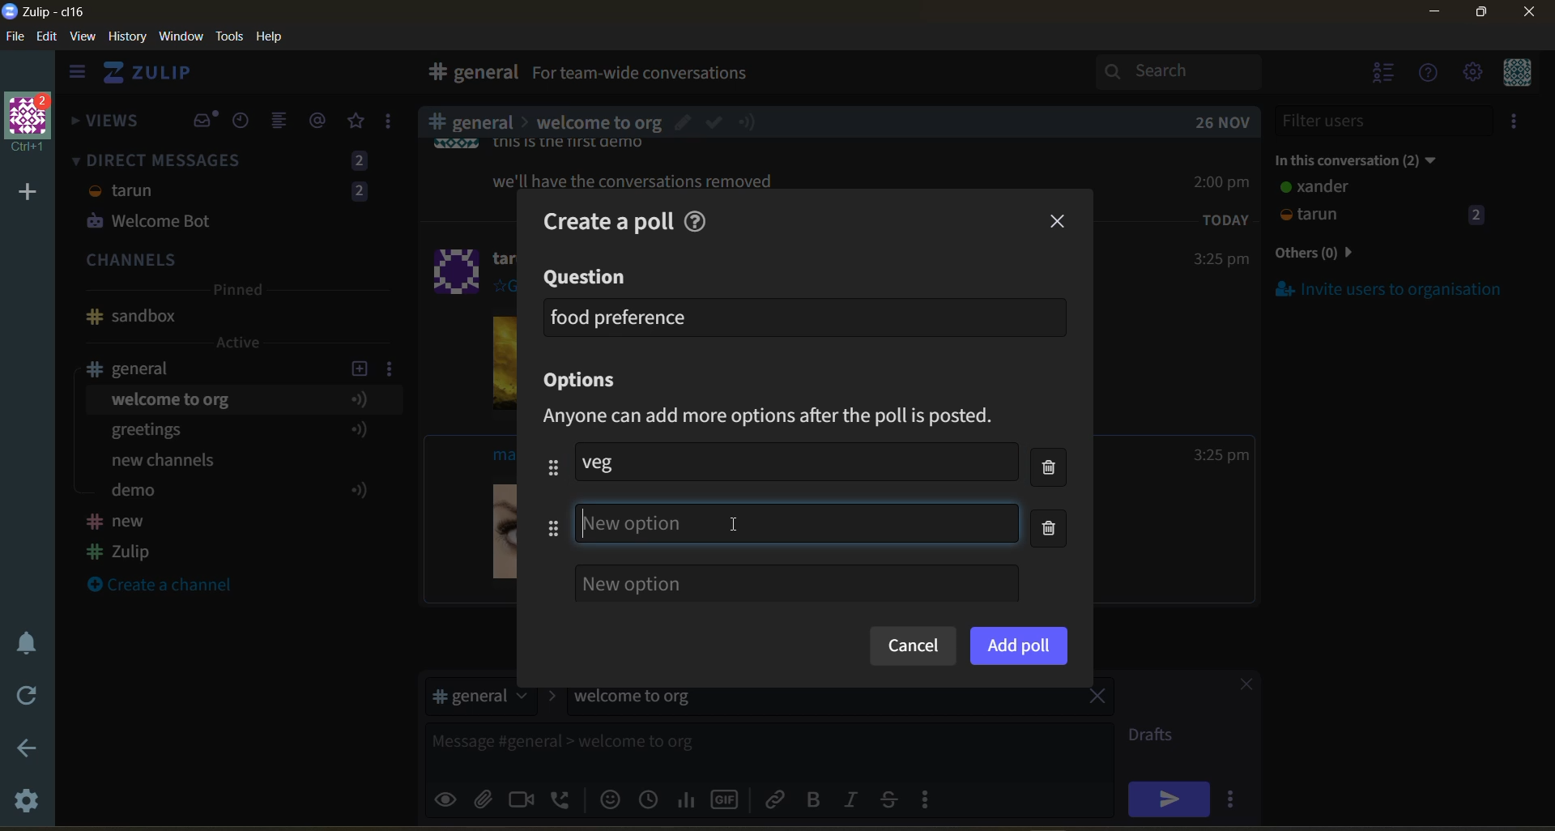  What do you see at coordinates (358, 366) in the screenshot?
I see `add new topic` at bounding box center [358, 366].